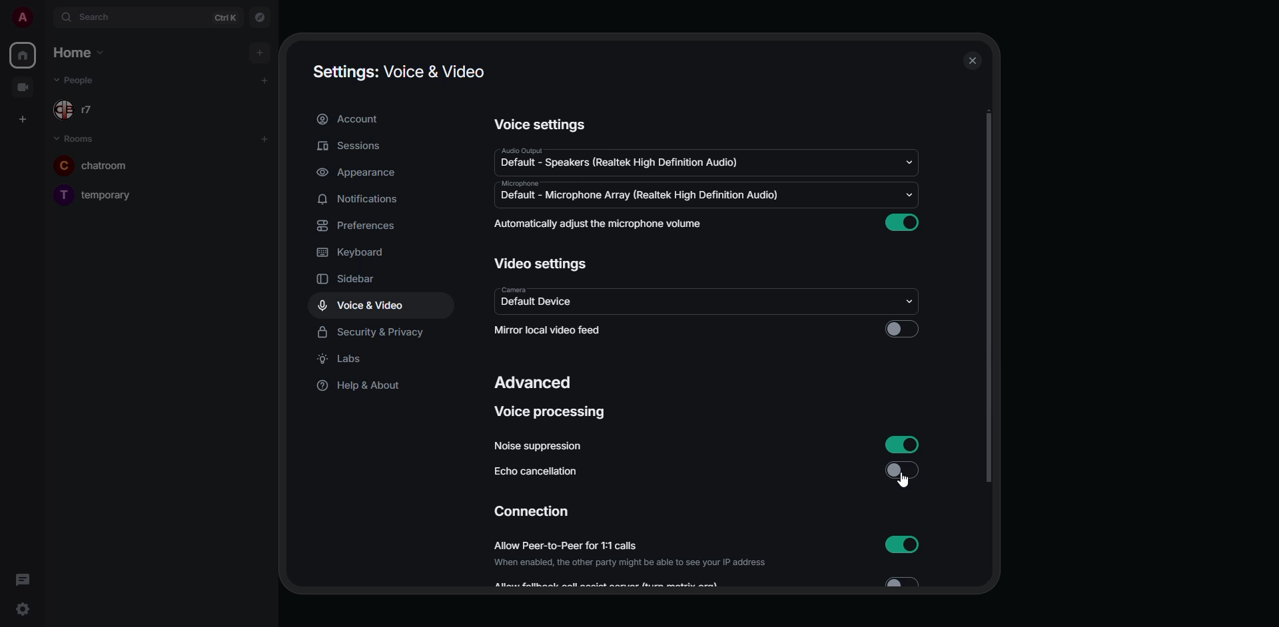 Image resolution: width=1279 pixels, height=627 pixels. Describe the element at coordinates (902, 327) in the screenshot. I see `click to enable` at that location.